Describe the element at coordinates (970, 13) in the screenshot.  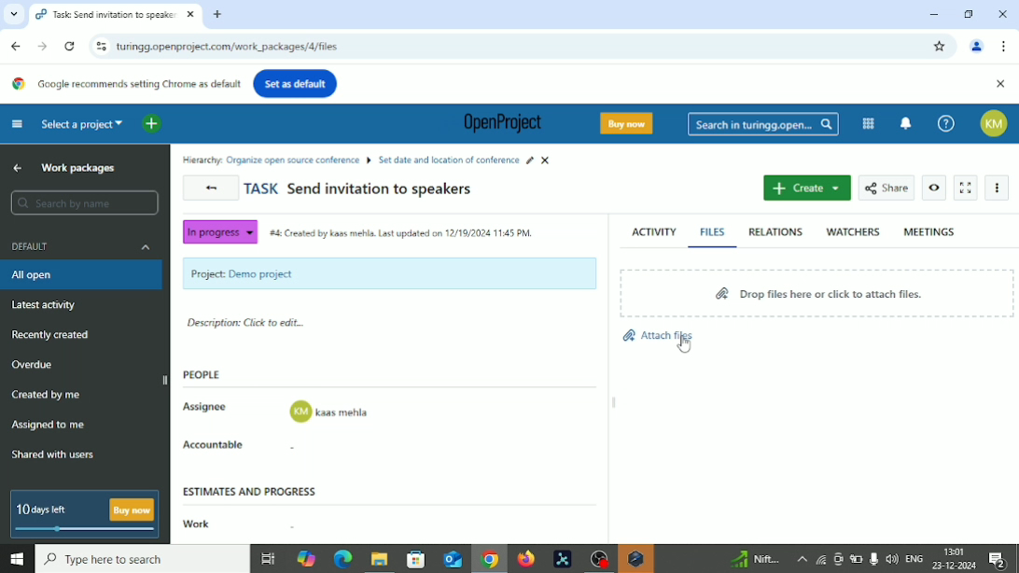
I see `Restore down` at that location.